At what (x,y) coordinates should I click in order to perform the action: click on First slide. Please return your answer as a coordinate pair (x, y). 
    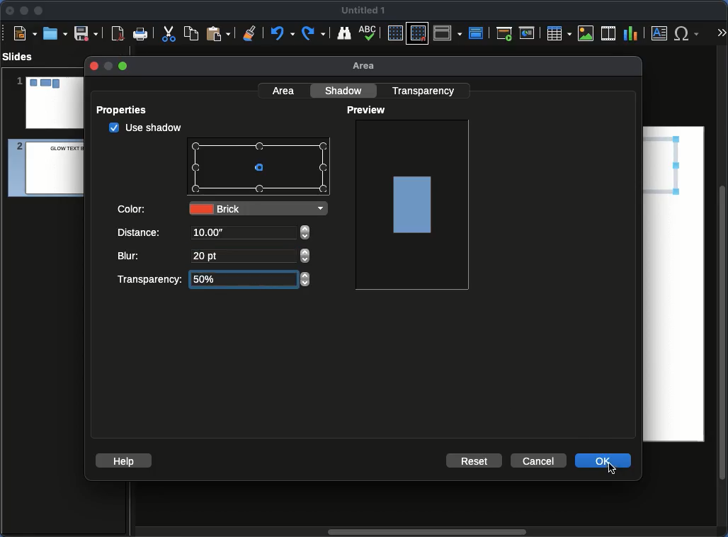
    Looking at the image, I should click on (504, 33).